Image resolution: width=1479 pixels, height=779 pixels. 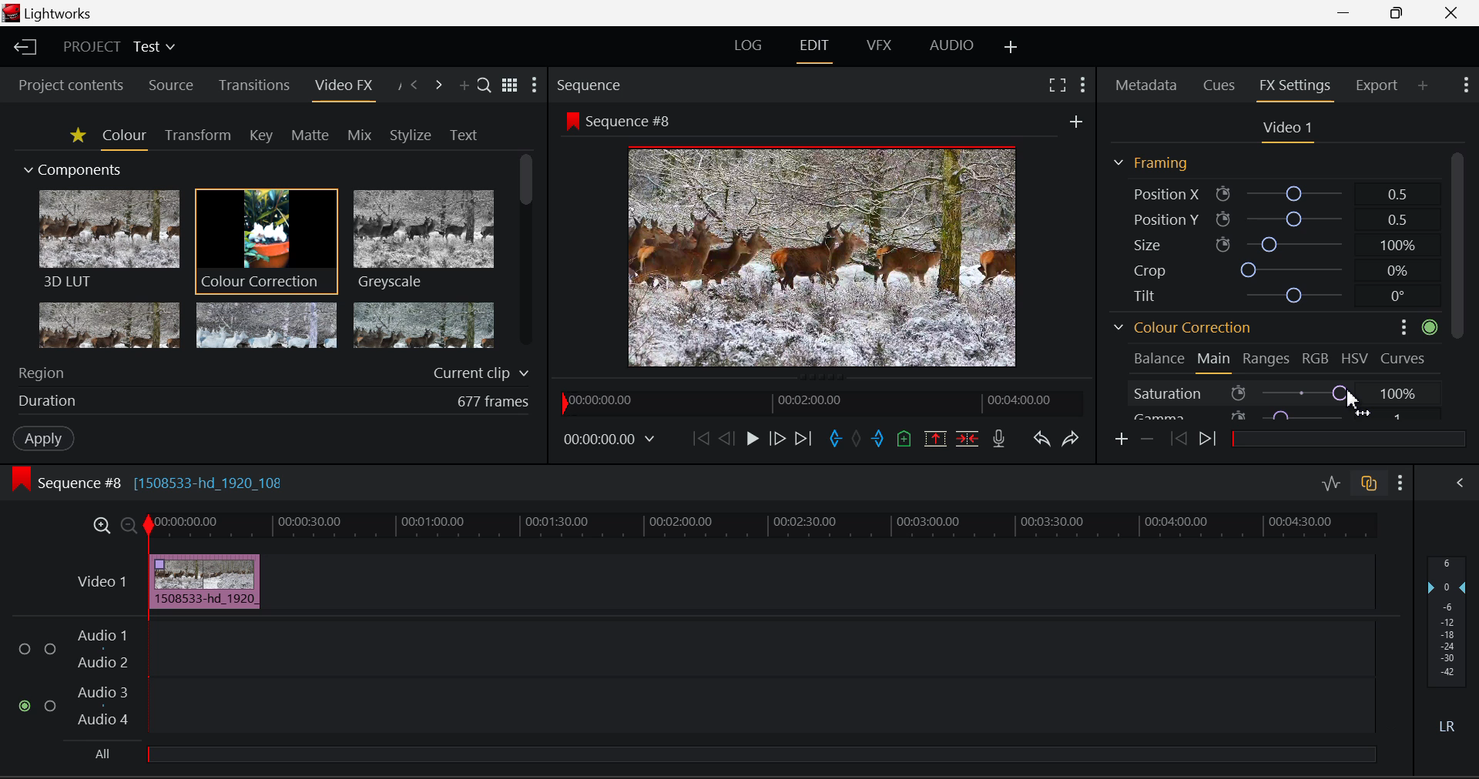 What do you see at coordinates (1267, 360) in the screenshot?
I see `Ranges` at bounding box center [1267, 360].